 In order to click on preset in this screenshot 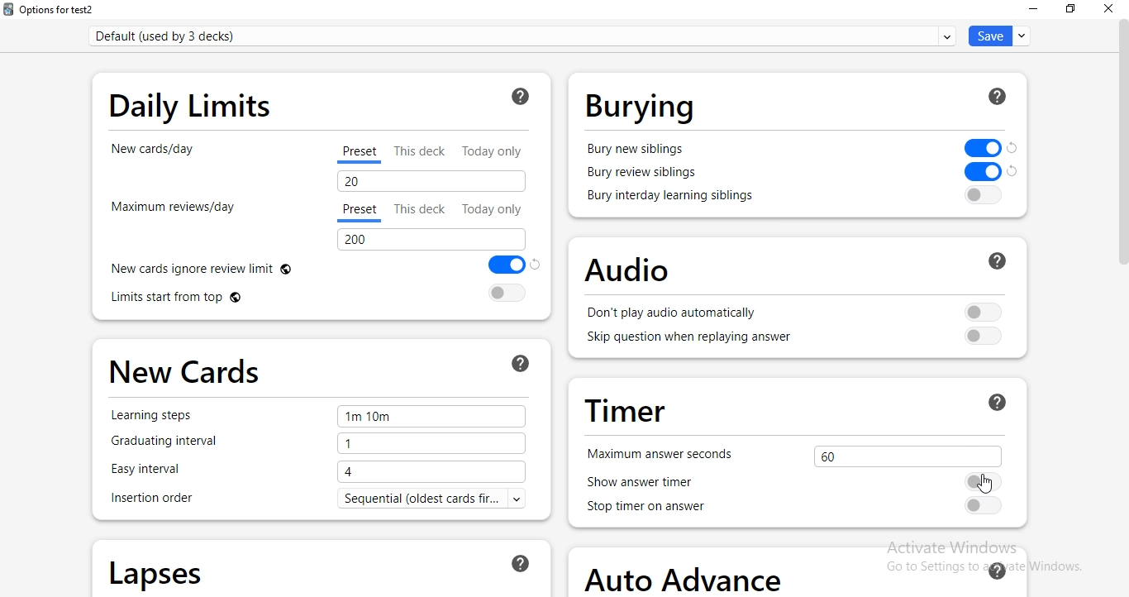, I will do `click(359, 155)`.